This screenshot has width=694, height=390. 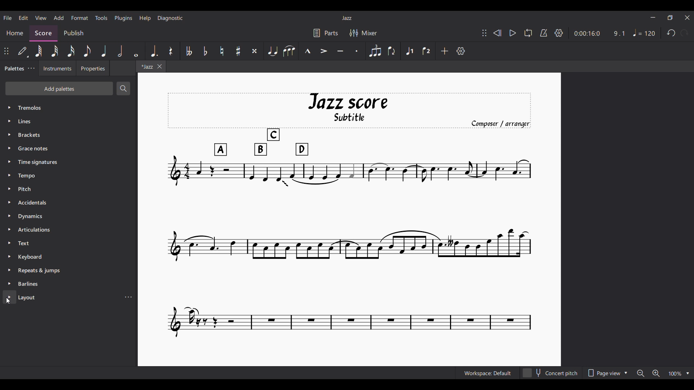 I want to click on Brackets, so click(x=69, y=135).